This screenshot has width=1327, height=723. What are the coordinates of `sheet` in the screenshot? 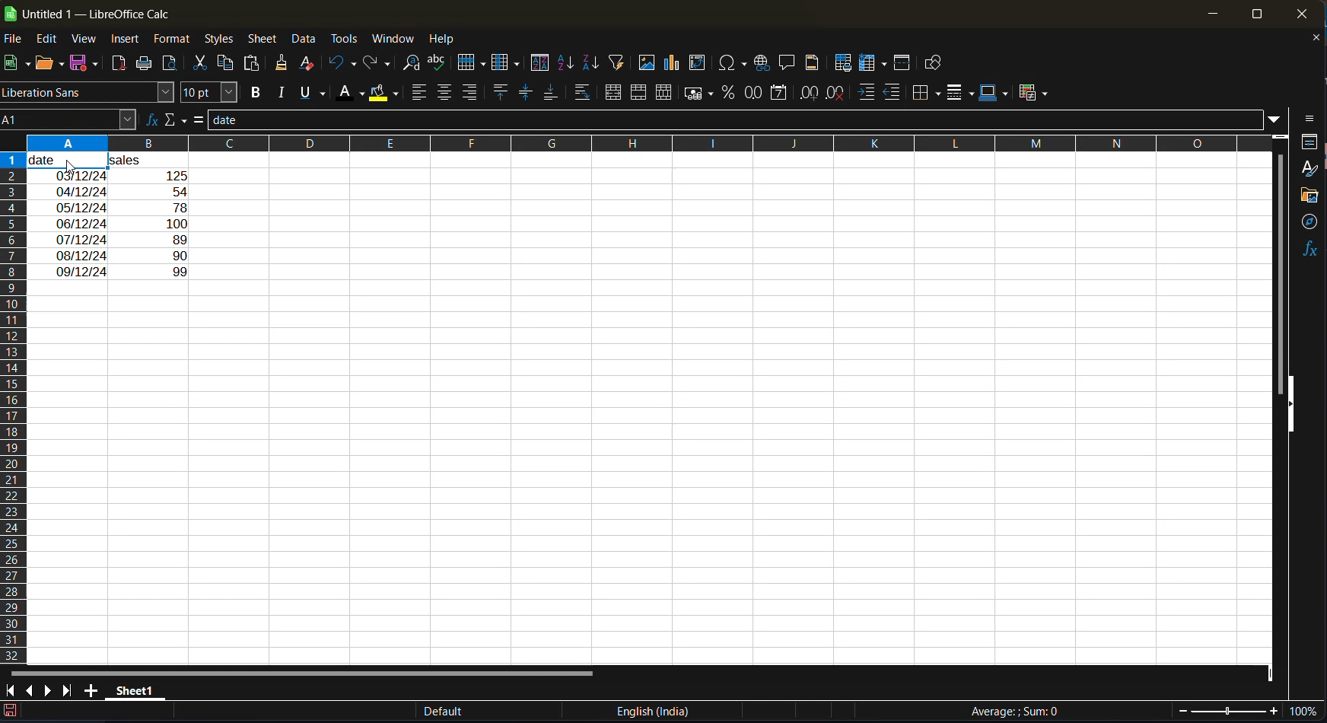 It's located at (264, 40).